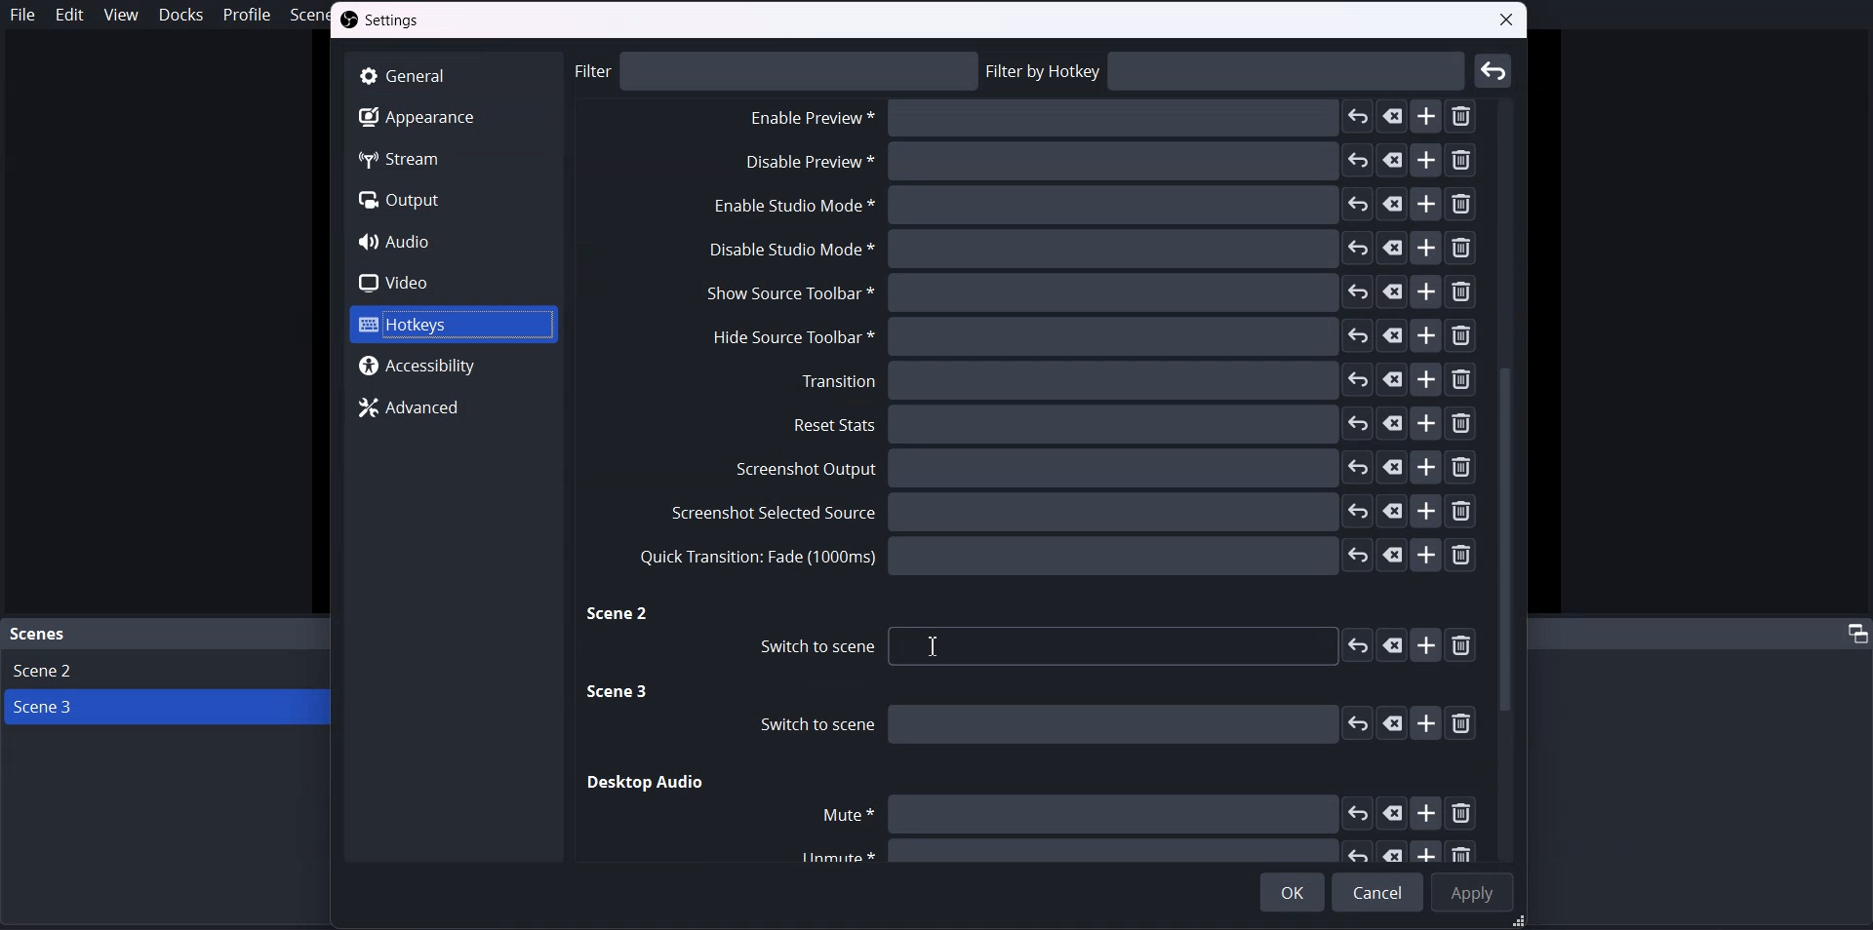  I want to click on Advanced, so click(456, 406).